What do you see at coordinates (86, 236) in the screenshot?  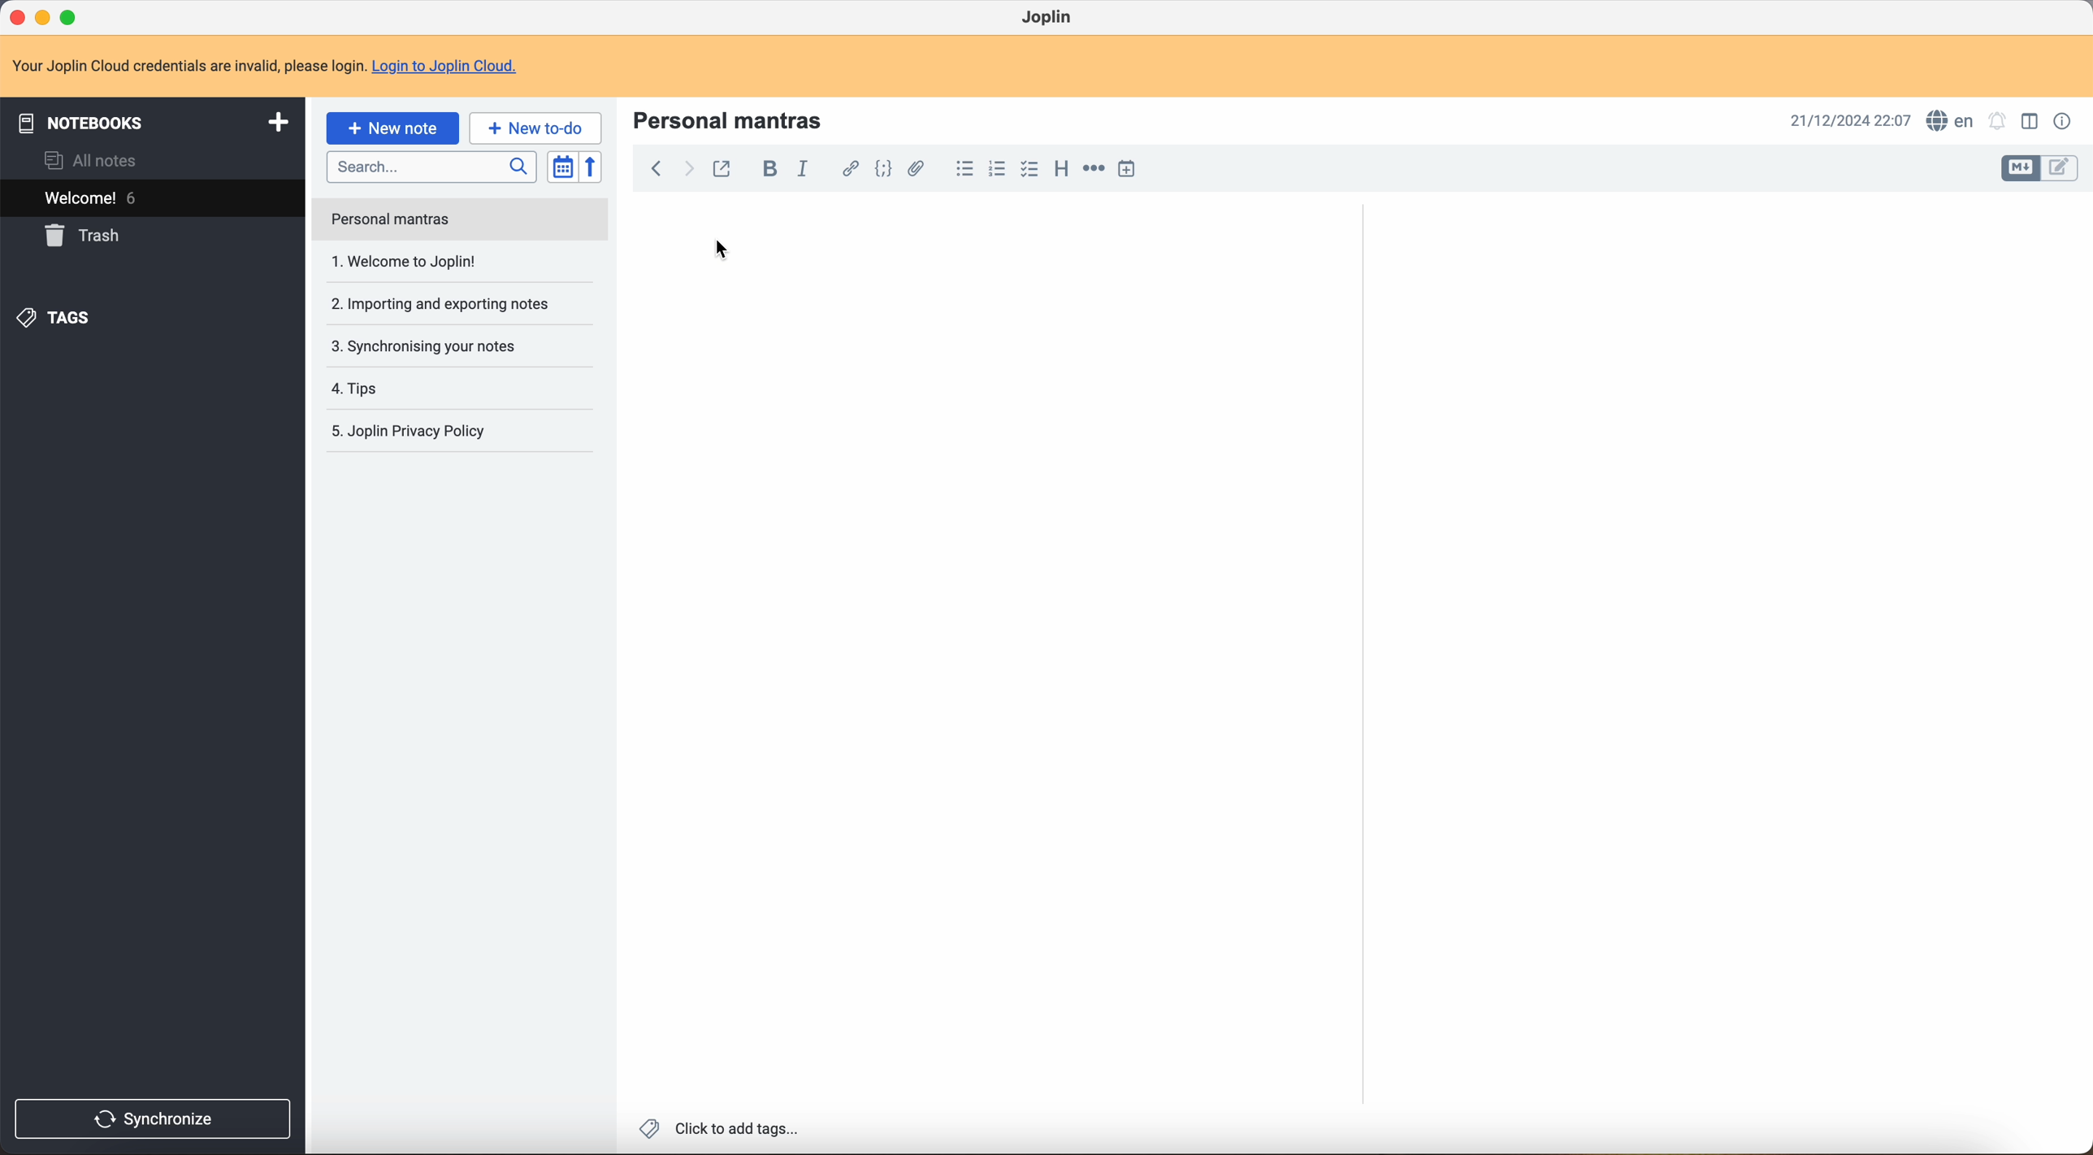 I see `trash` at bounding box center [86, 236].